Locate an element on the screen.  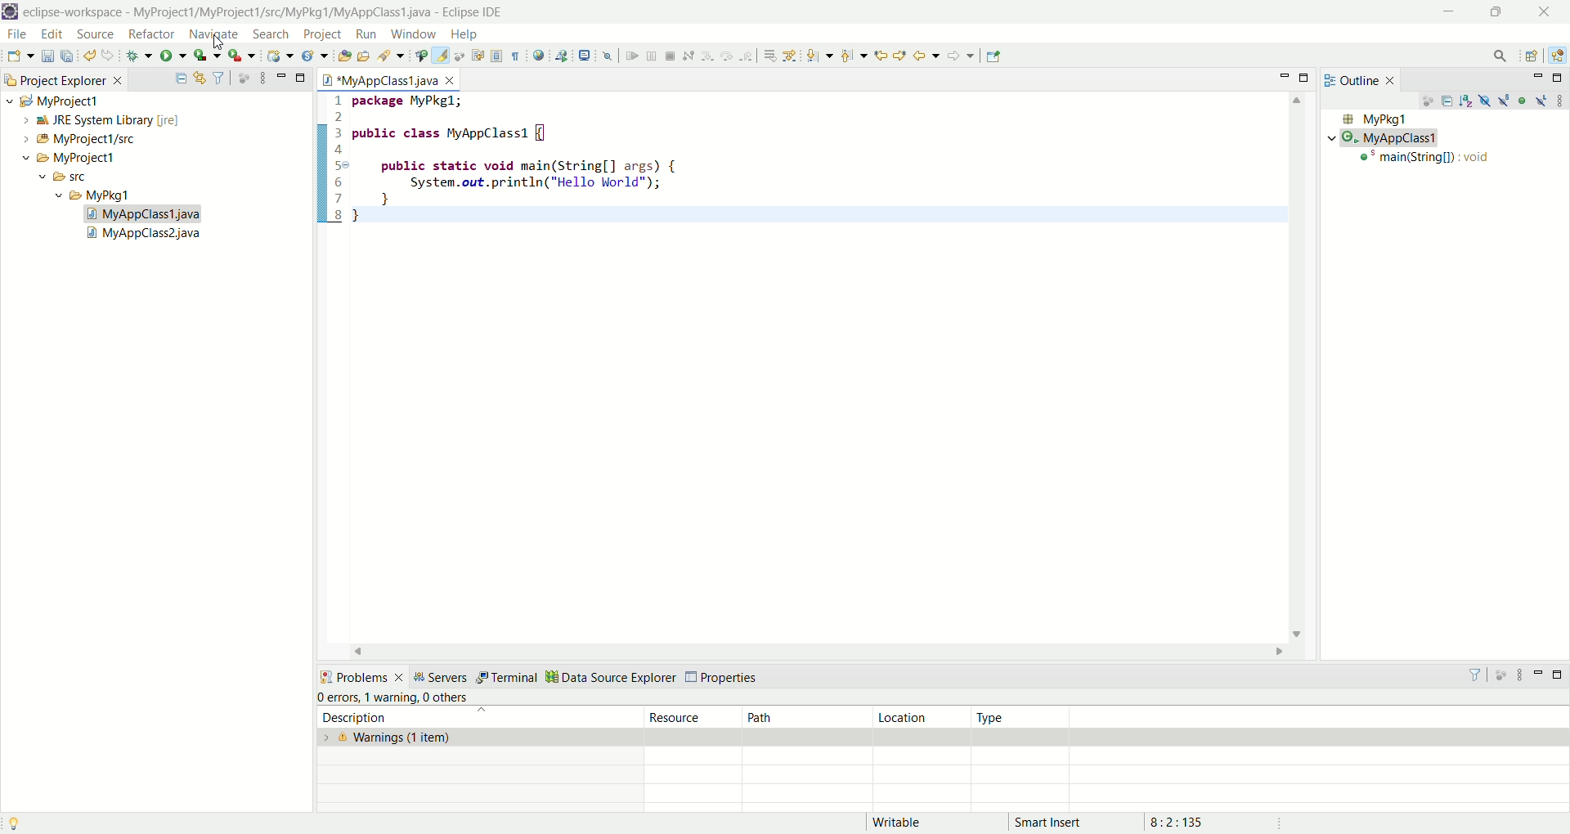
collapse all is located at coordinates (1449, 103).